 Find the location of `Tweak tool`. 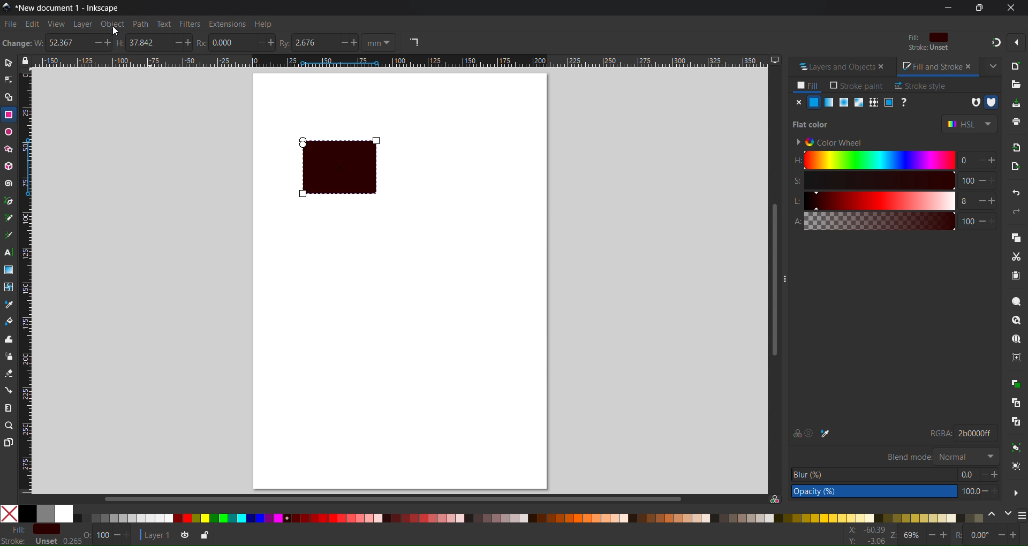

Tweak tool is located at coordinates (9, 339).